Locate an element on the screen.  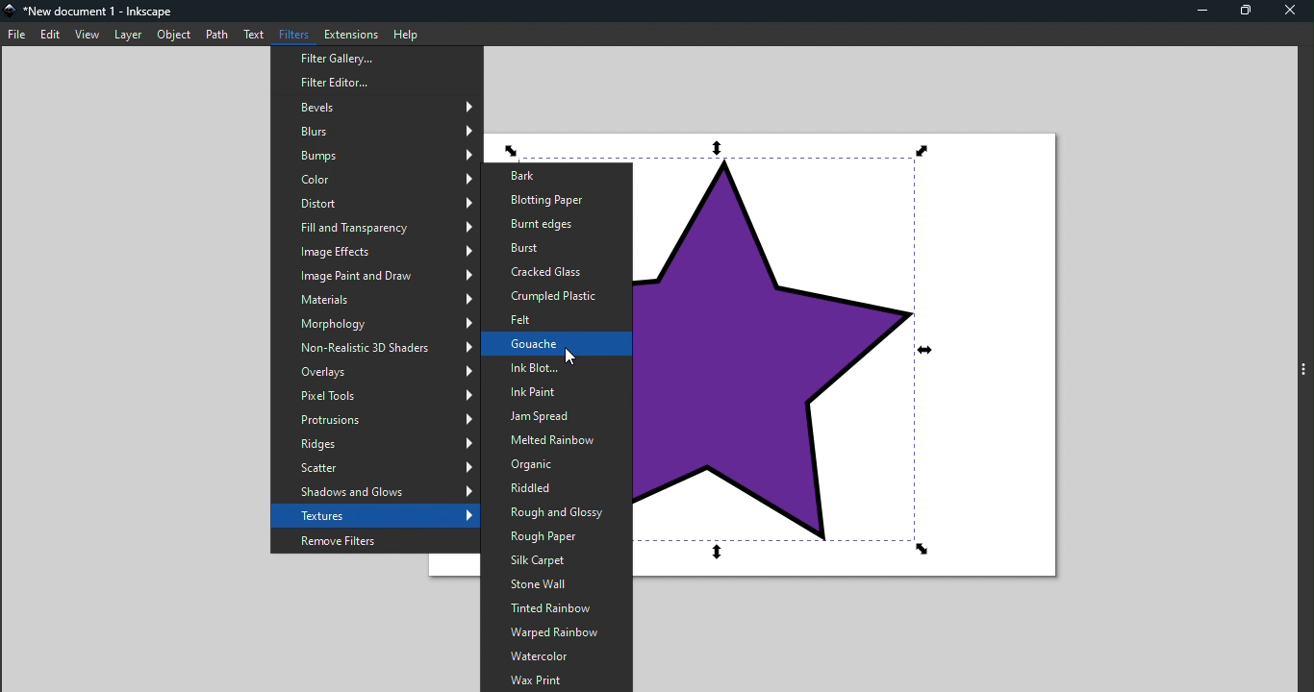
Bumps is located at coordinates (375, 157).